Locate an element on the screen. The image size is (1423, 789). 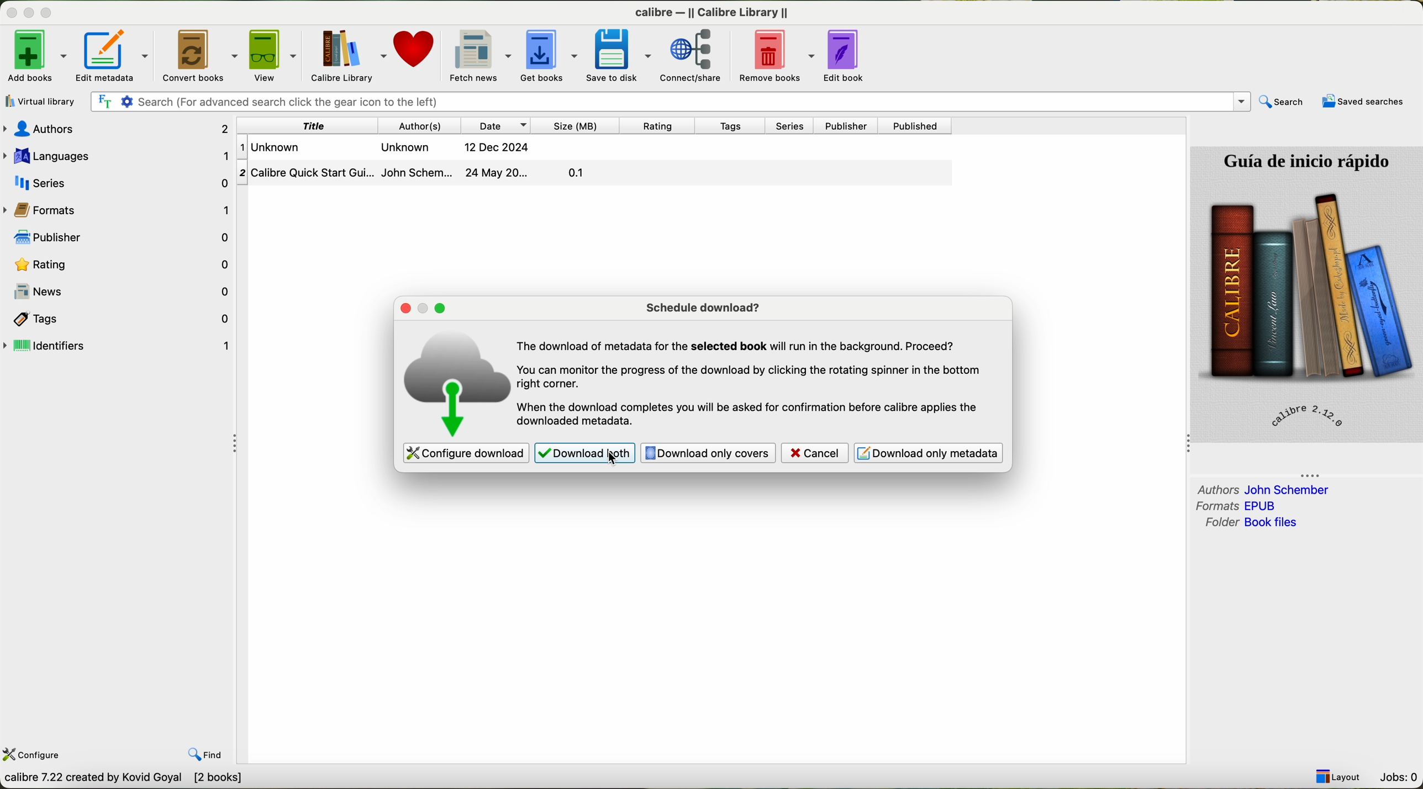
publishers is located at coordinates (124, 240).